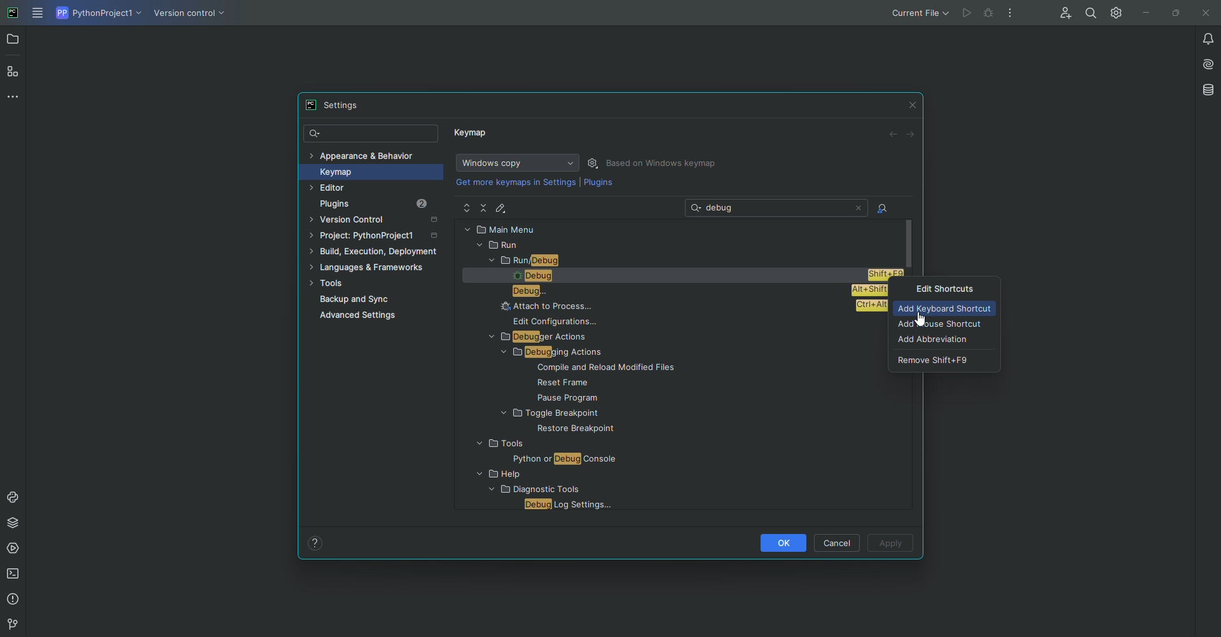  Describe the element at coordinates (1091, 13) in the screenshot. I see `Find` at that location.